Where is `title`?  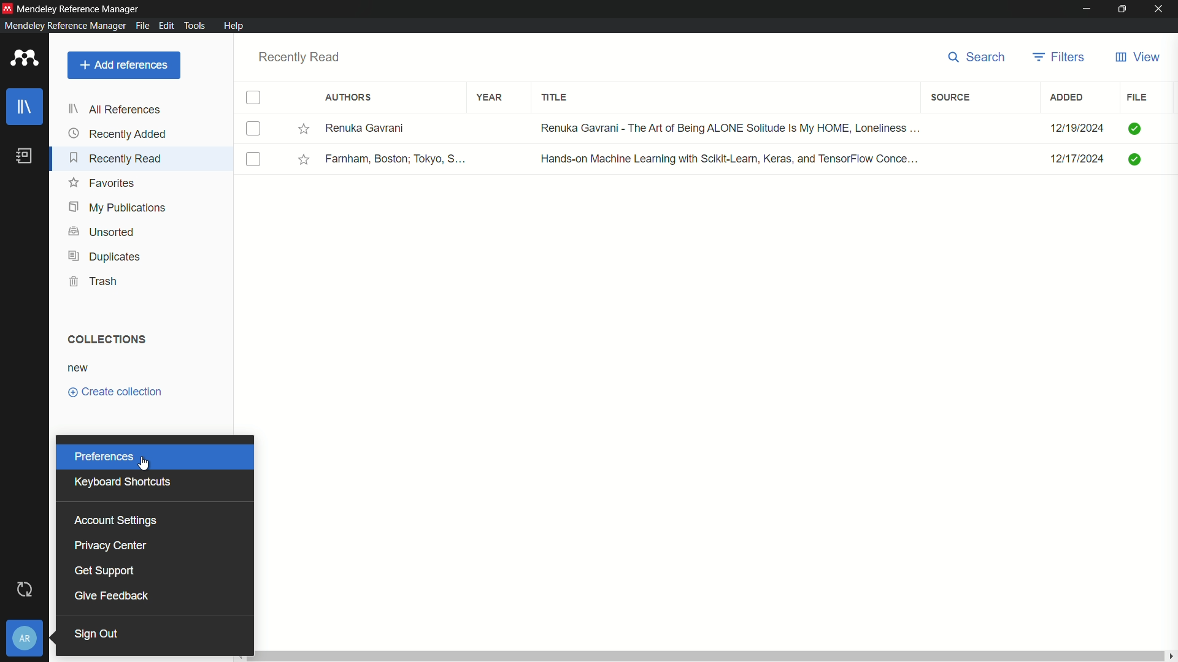 title is located at coordinates (556, 97).